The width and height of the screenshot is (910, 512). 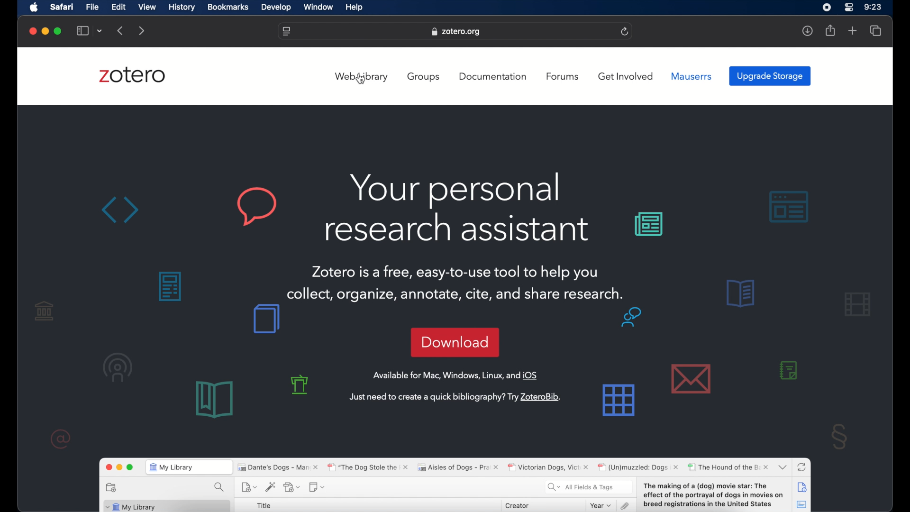 I want to click on maximize, so click(x=59, y=31).